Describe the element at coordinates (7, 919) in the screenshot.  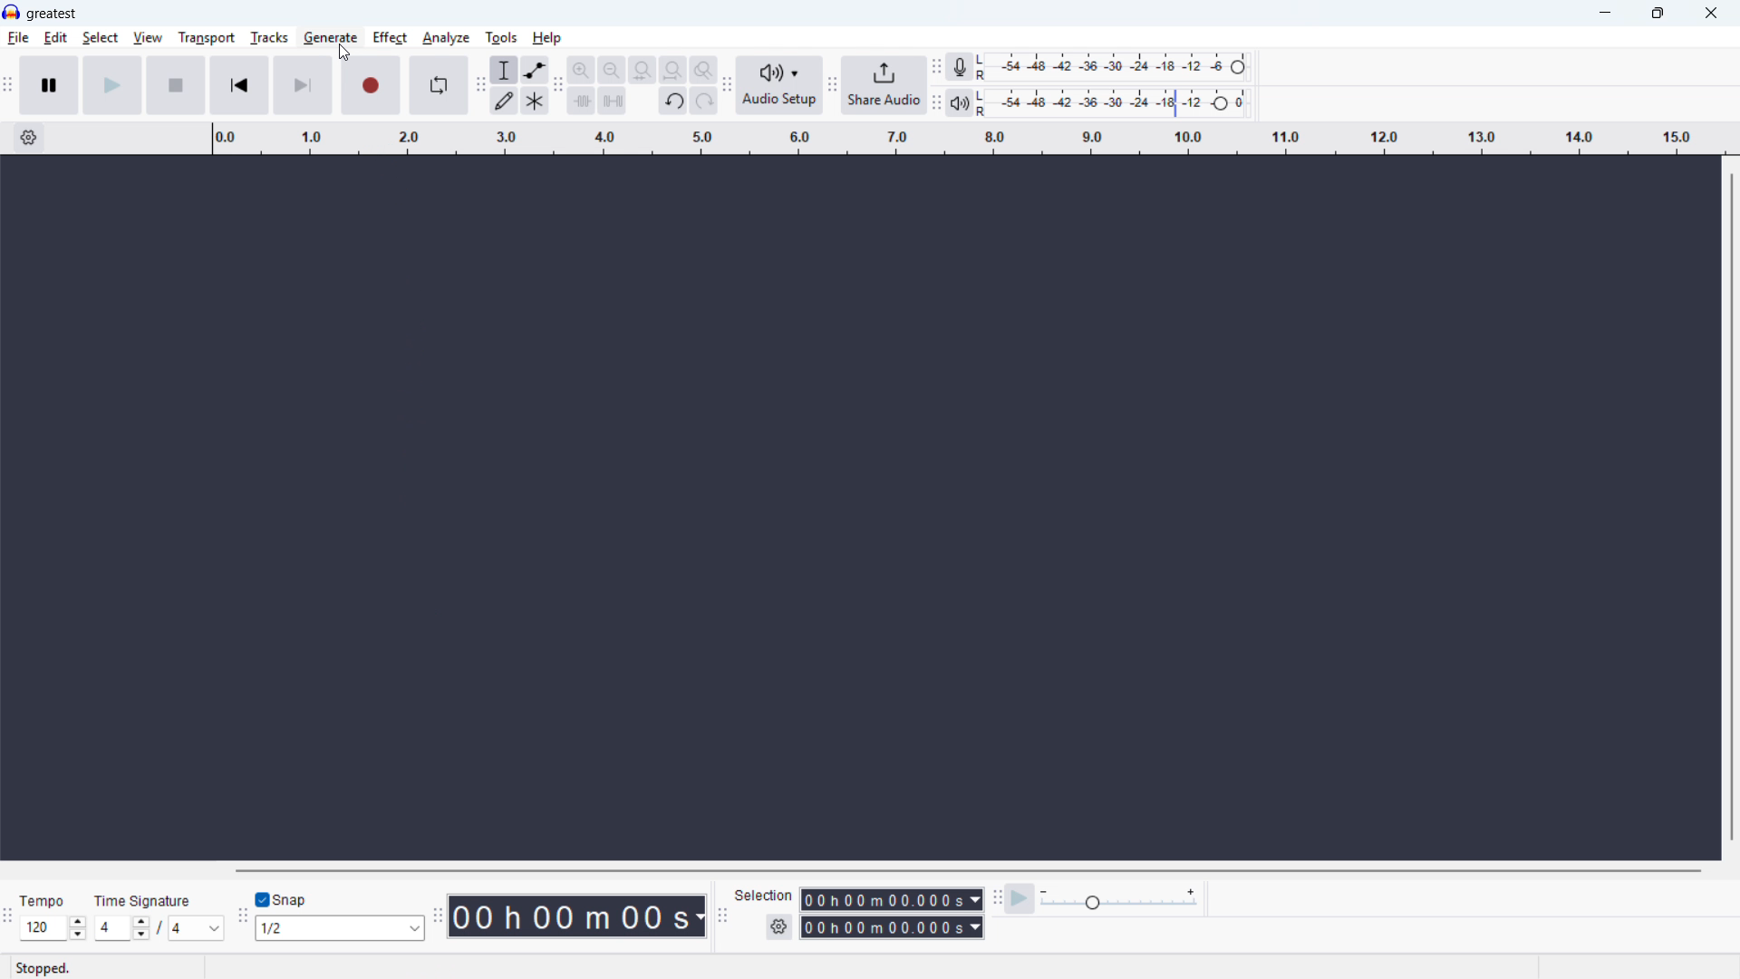
I see `Time signature toolbar ` at that location.